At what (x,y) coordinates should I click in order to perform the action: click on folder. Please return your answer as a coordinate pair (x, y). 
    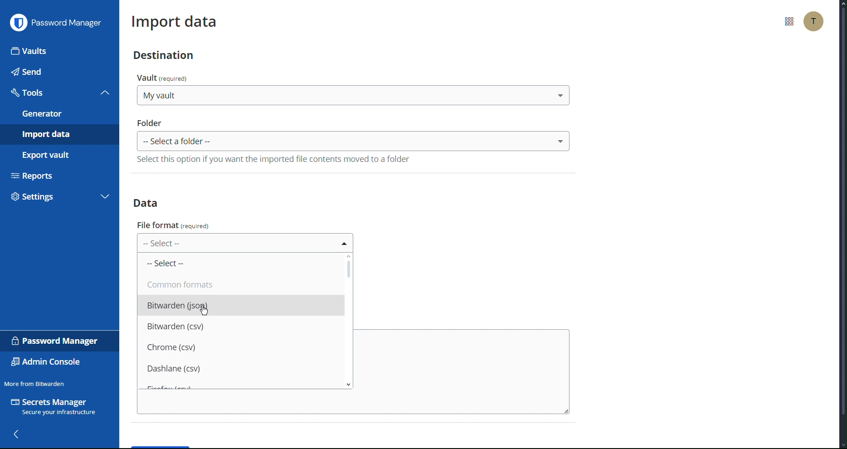
    Looking at the image, I should click on (150, 122).